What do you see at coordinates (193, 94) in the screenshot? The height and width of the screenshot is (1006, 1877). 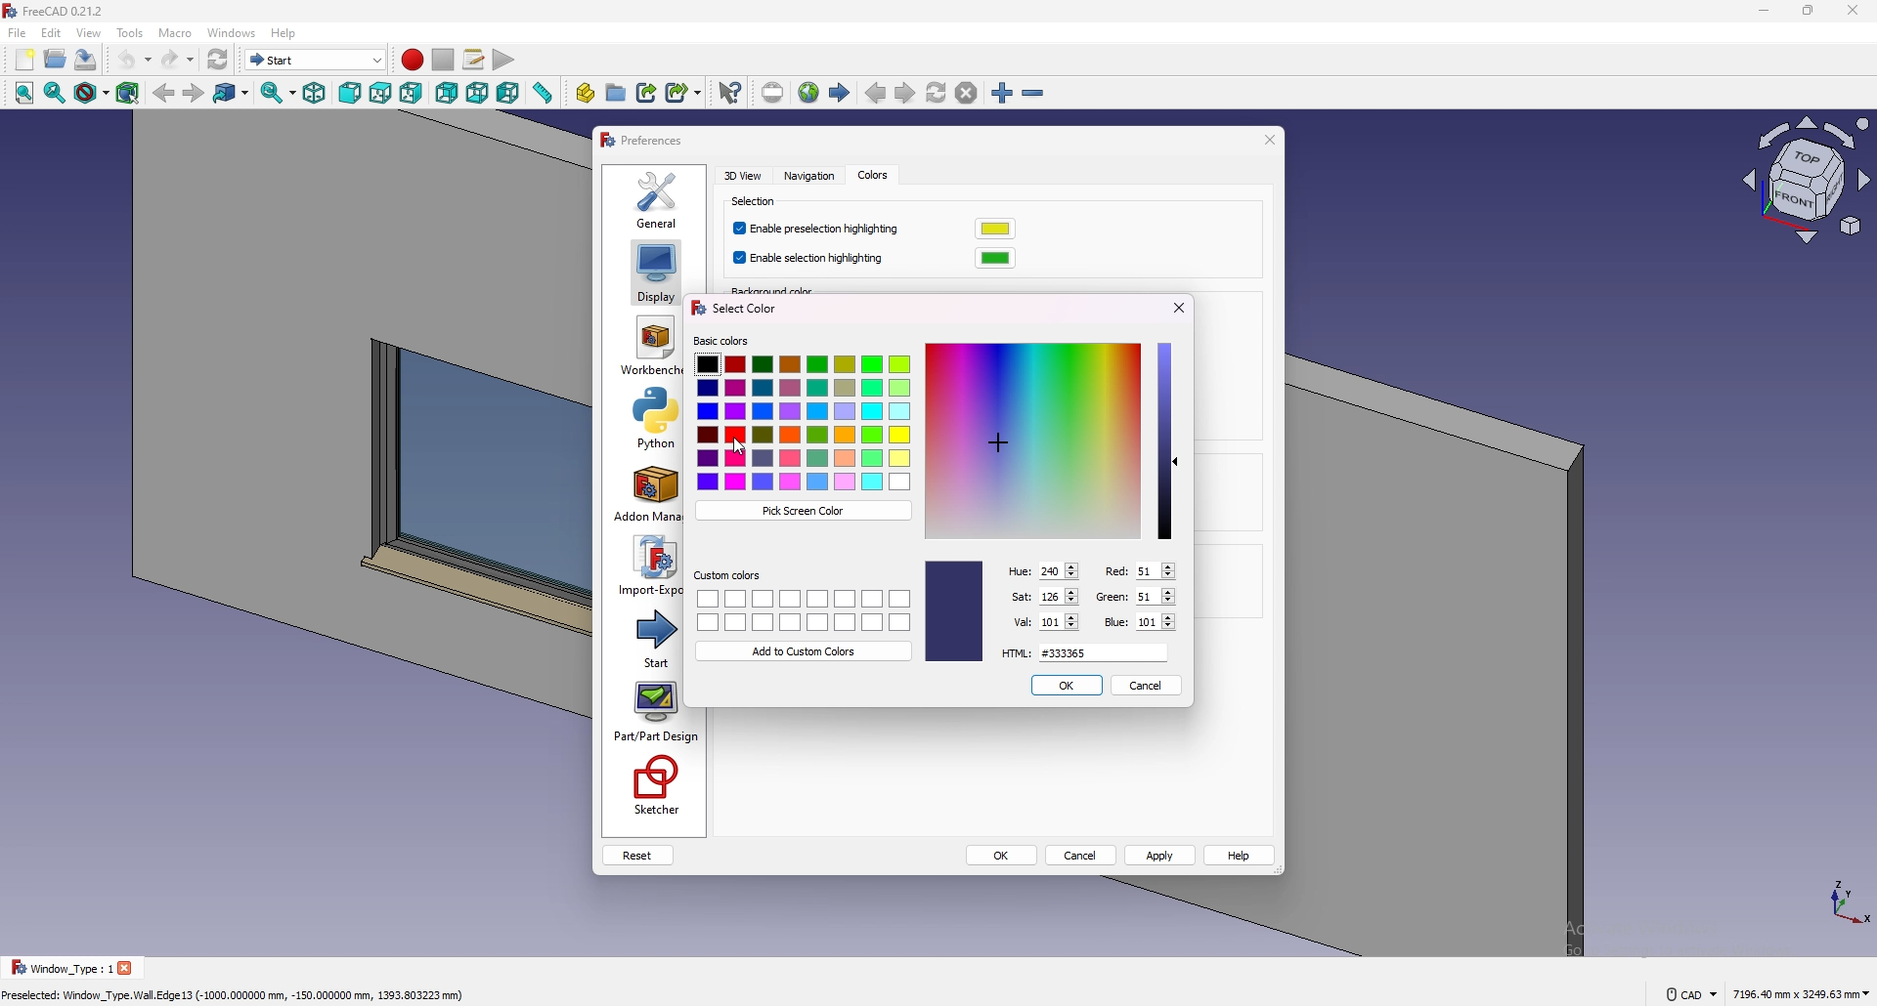 I see `forward` at bounding box center [193, 94].